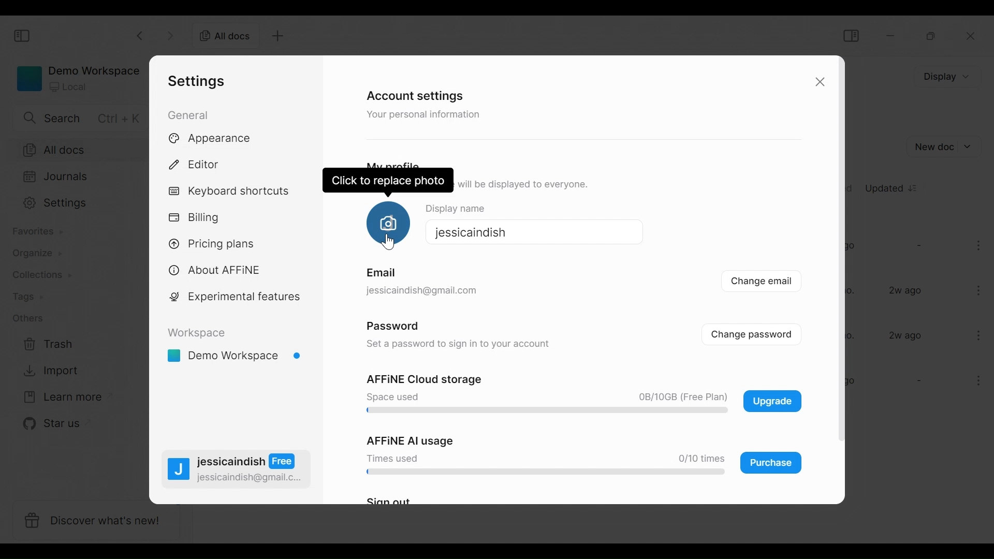 Image resolution: width=994 pixels, height=559 pixels. I want to click on Pricing plans, so click(218, 244).